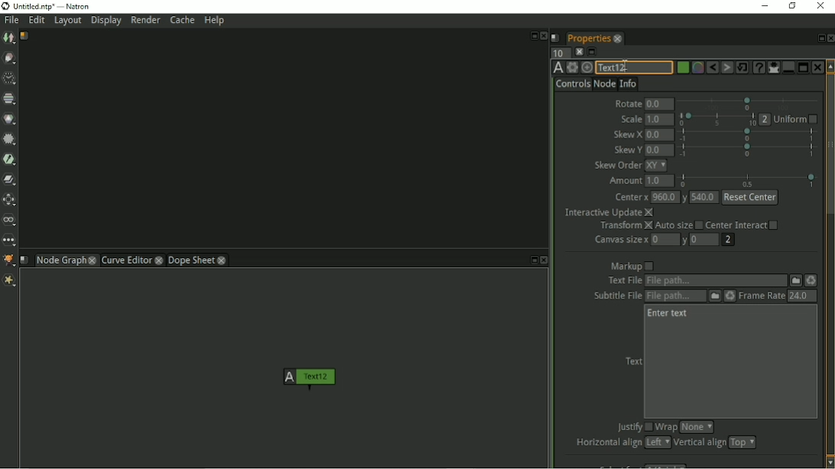 Image resolution: width=835 pixels, height=469 pixels. Describe the element at coordinates (705, 197) in the screenshot. I see `540` at that location.